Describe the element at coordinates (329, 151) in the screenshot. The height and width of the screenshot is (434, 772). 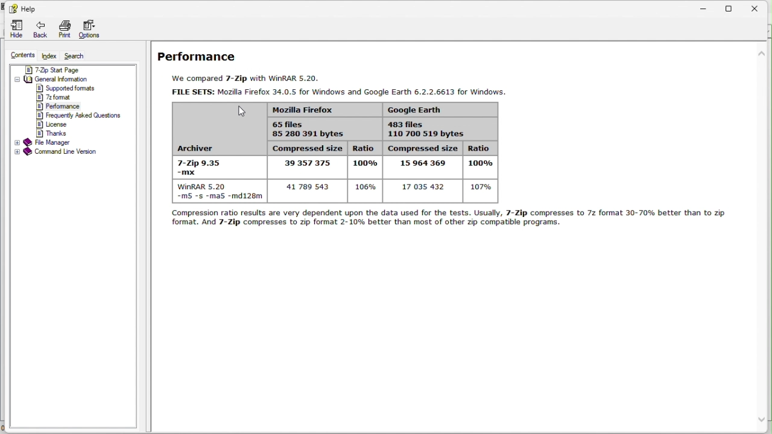
I see `Google Earth
65 files 483 files
85 280 391 bytes 110 700 519 bytes
[compressed sca wate | compressed sce mato
[Zee | sma aw] sss | oe
~m5 -s -mas -md128m` at that location.